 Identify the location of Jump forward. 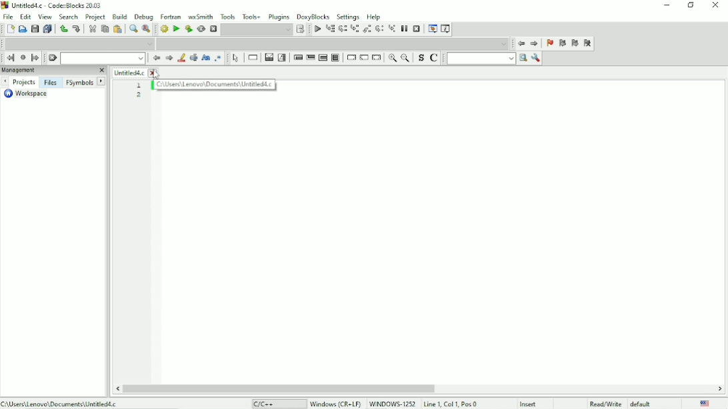
(535, 43).